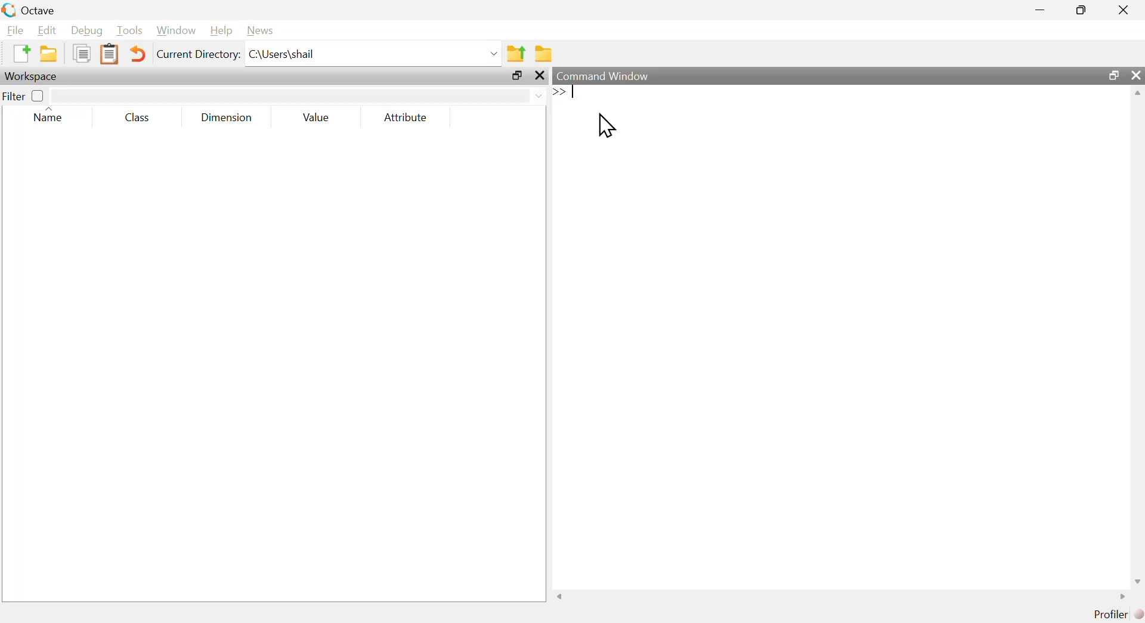 The image size is (1145, 623). I want to click on documents, so click(83, 54).